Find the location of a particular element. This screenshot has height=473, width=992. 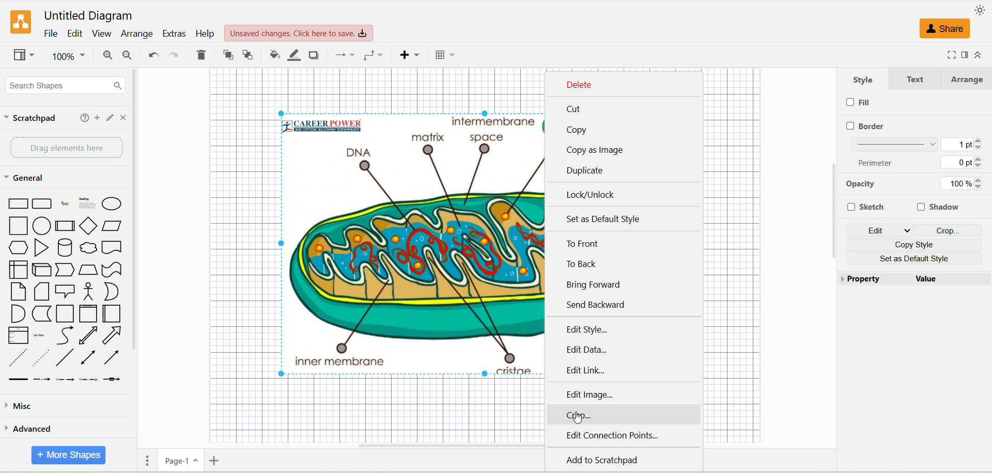

fill is located at coordinates (860, 102).